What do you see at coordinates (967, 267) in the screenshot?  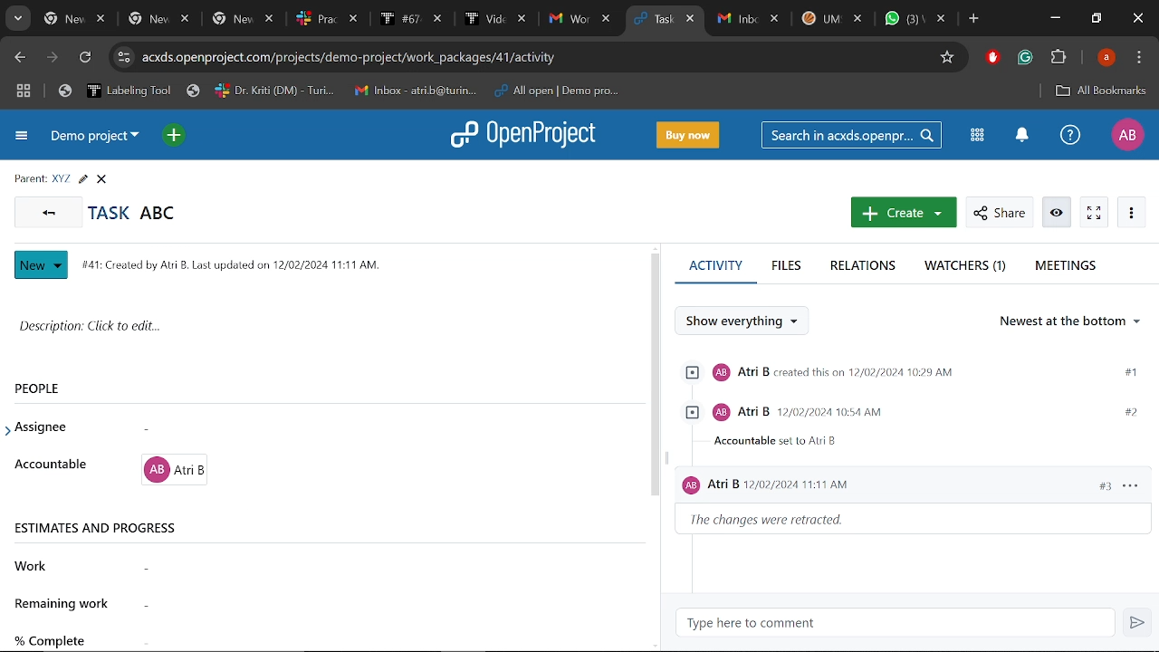 I see `Watchers` at bounding box center [967, 267].